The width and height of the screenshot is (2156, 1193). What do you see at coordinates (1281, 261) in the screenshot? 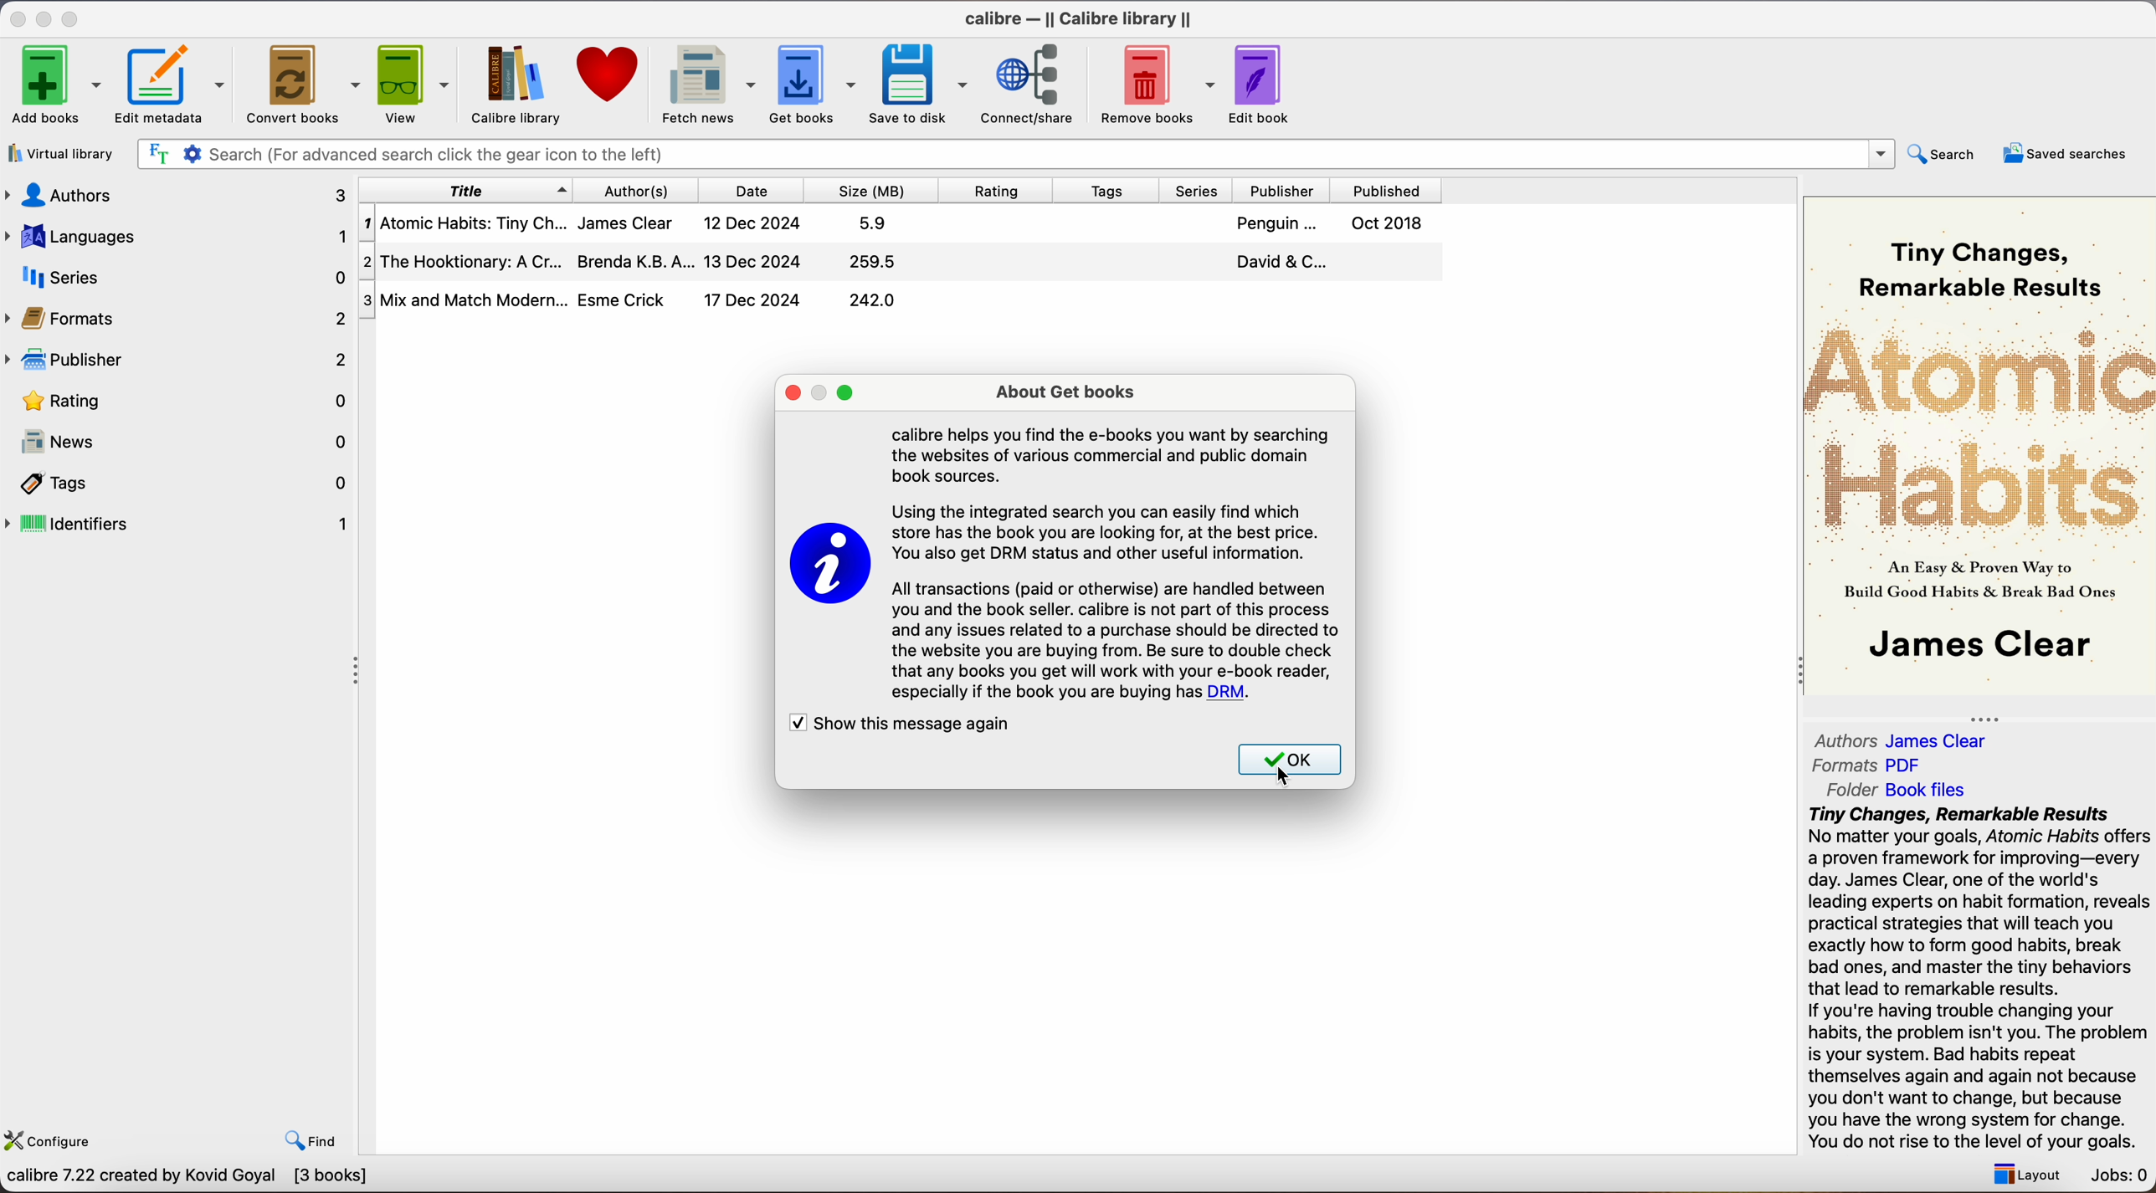
I see `David $ C...` at bounding box center [1281, 261].